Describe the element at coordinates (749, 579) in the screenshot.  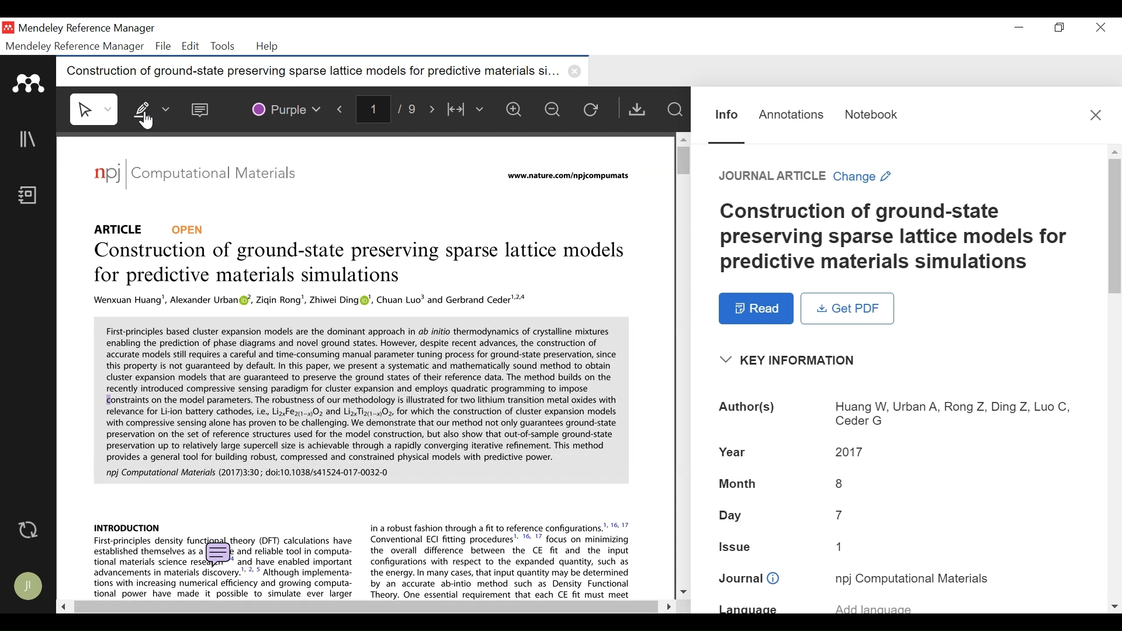
I see `Journal` at that location.